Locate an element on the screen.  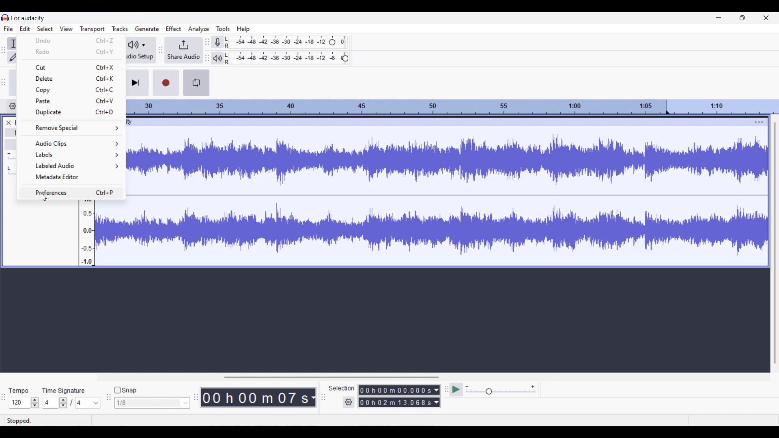
Show in smaller tab is located at coordinates (742, 18).